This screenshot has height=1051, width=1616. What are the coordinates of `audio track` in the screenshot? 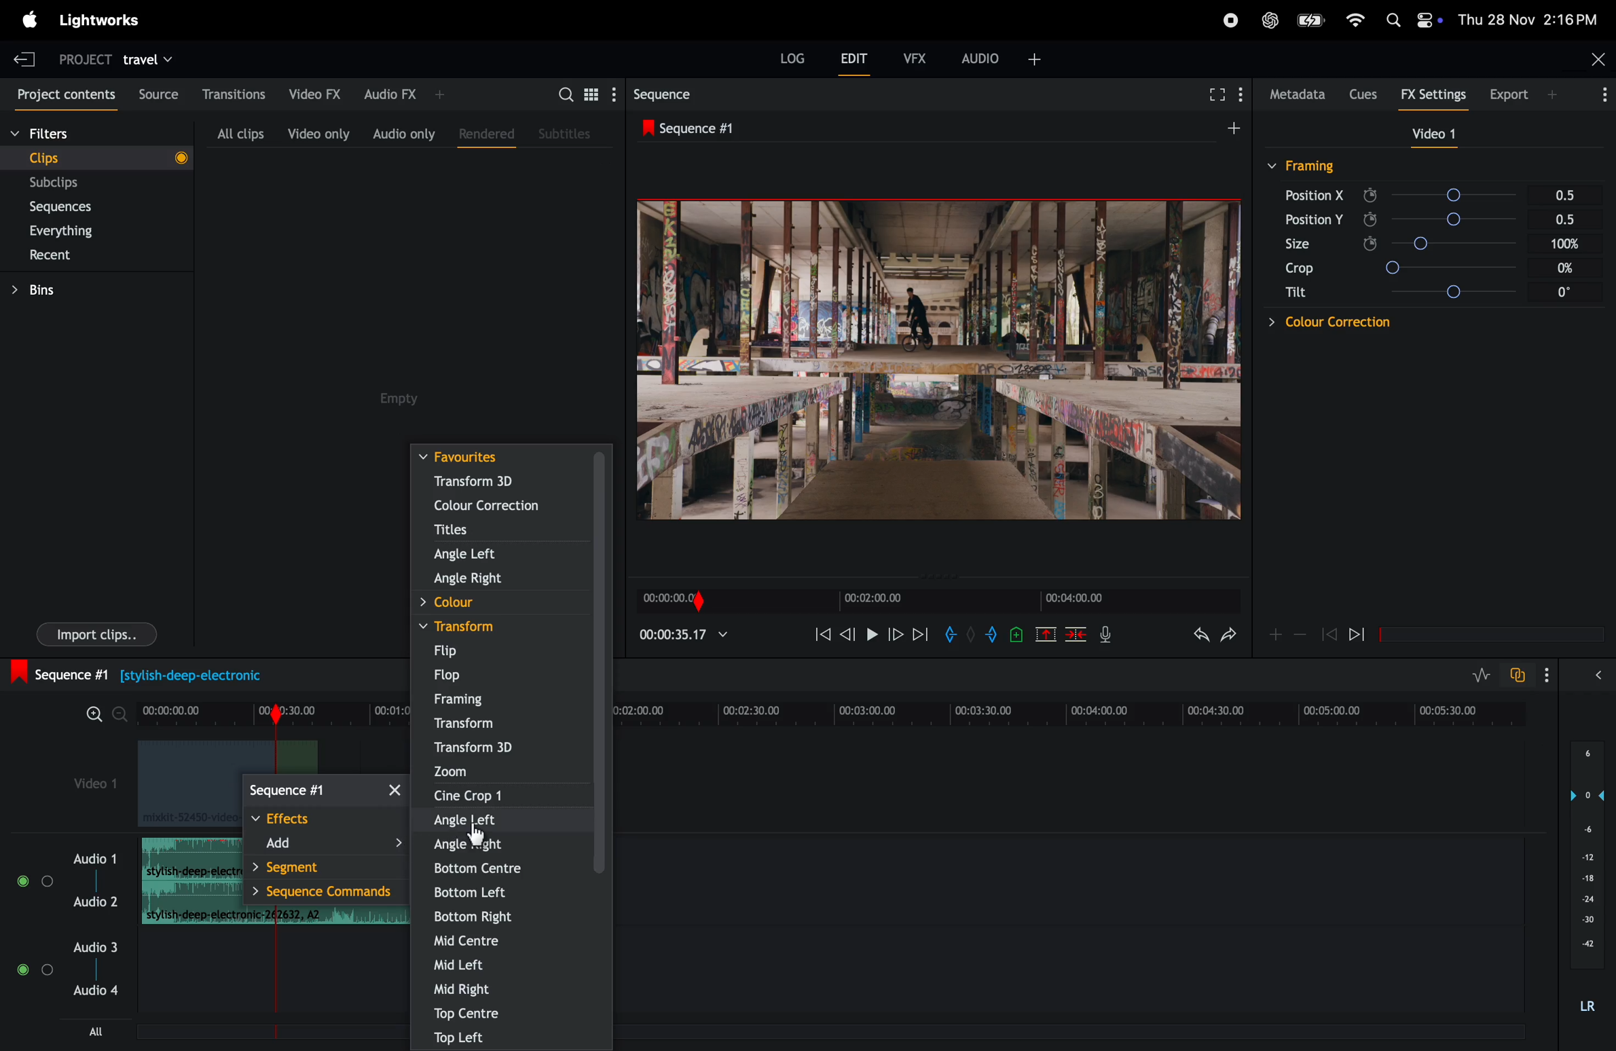 It's located at (187, 881).